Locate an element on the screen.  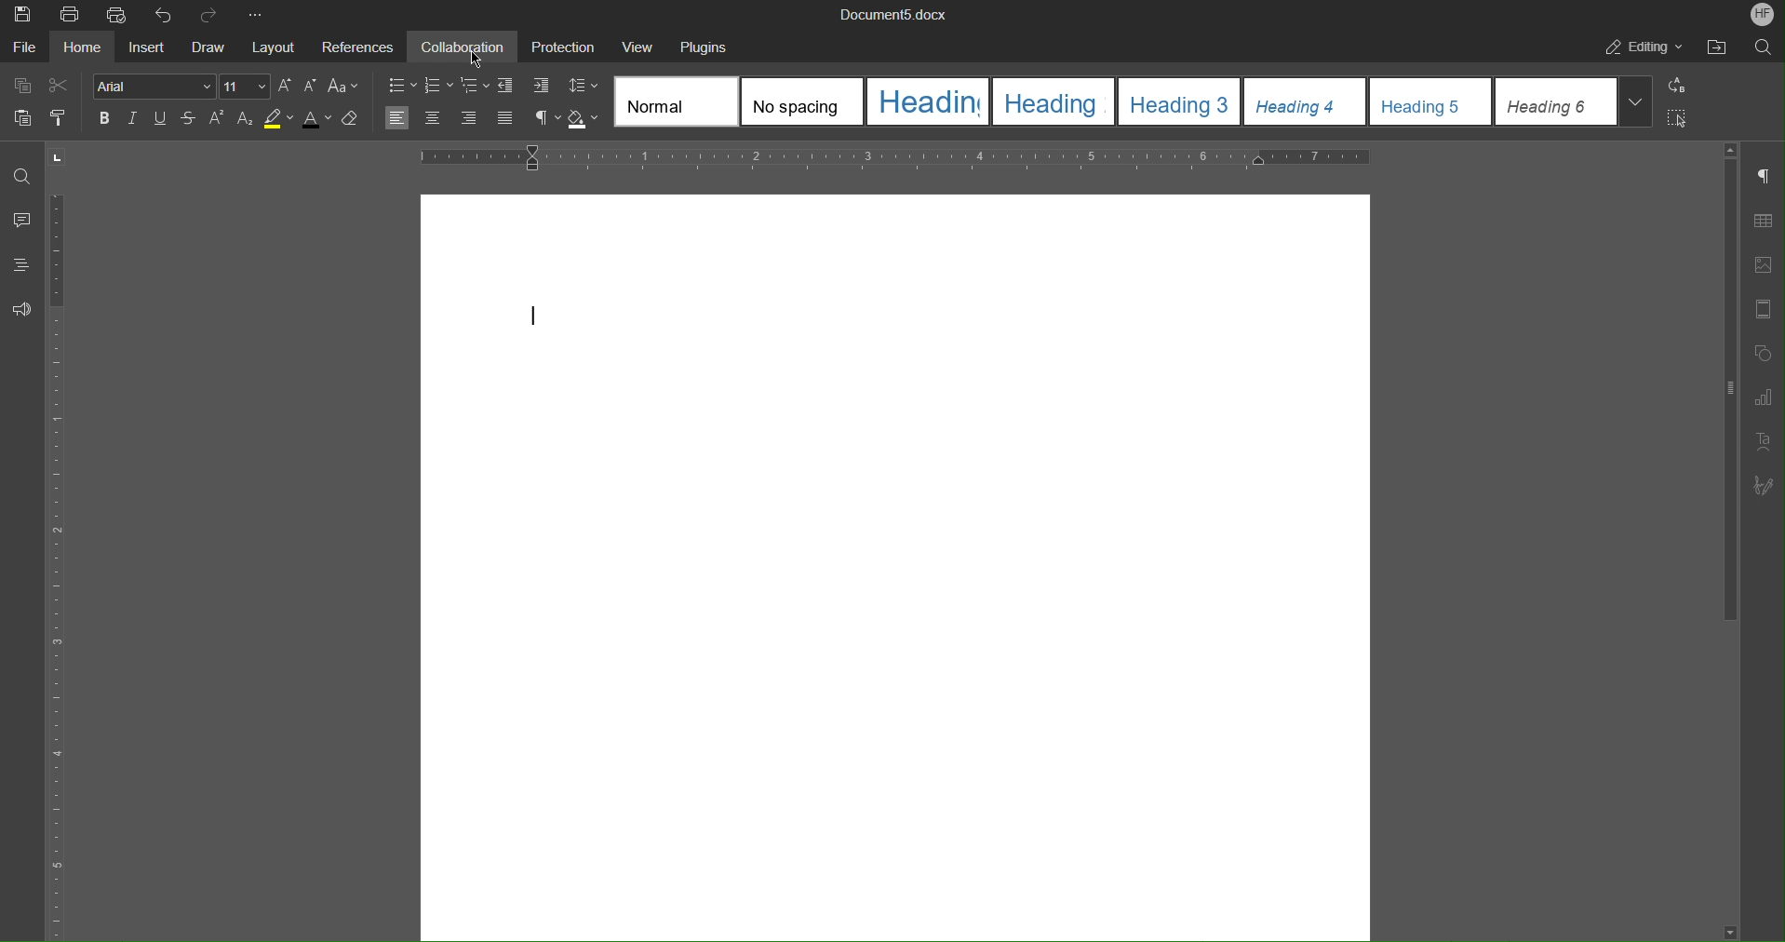
Editing is located at coordinates (1637, 47).